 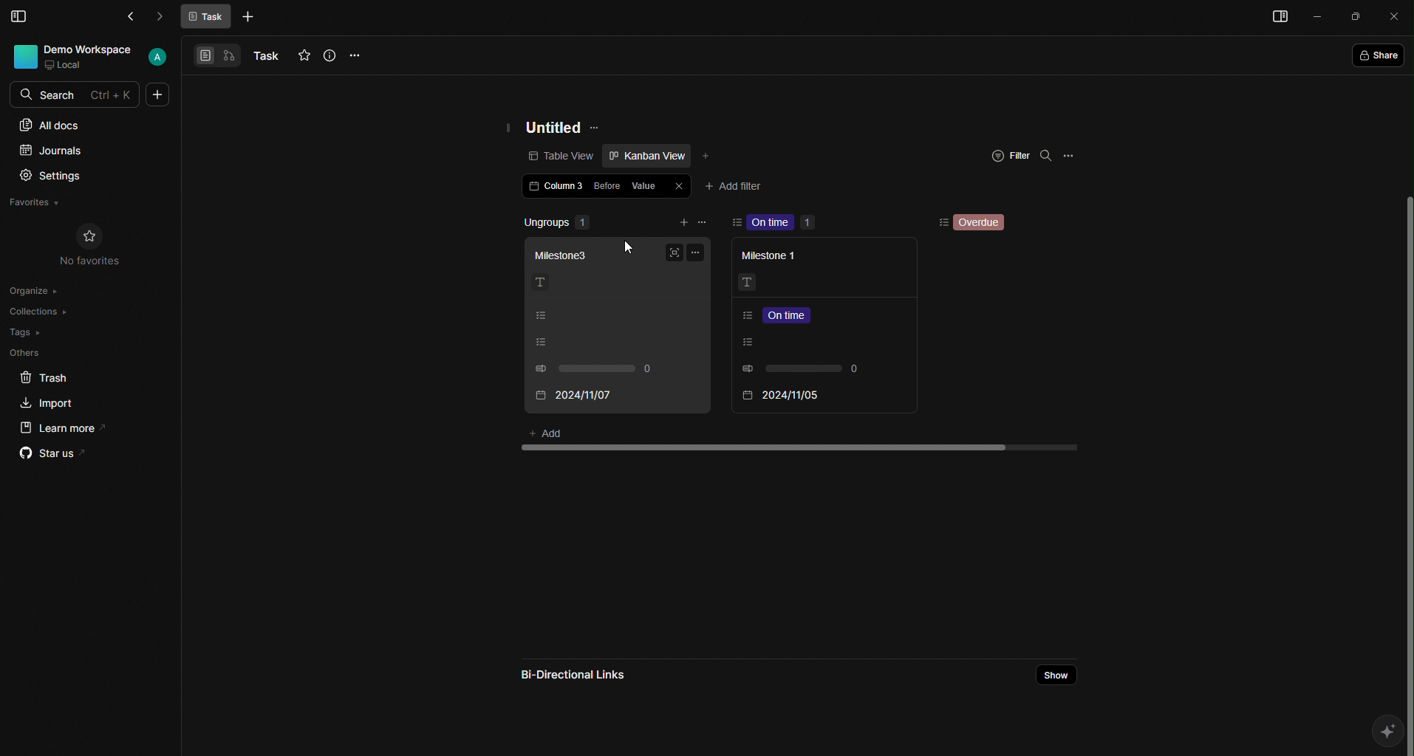 What do you see at coordinates (201, 55) in the screenshot?
I see `View 1` at bounding box center [201, 55].